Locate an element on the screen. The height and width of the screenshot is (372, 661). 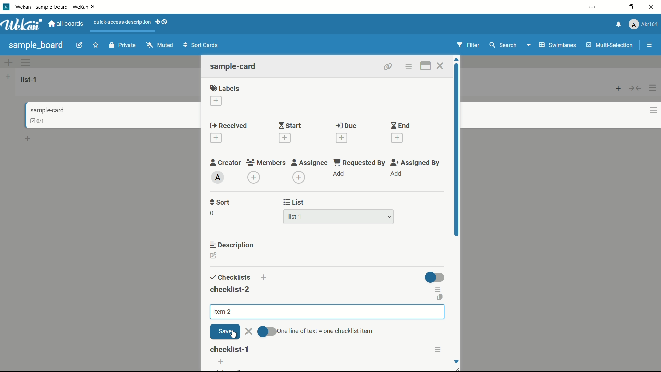
app icon is located at coordinates (6, 7).